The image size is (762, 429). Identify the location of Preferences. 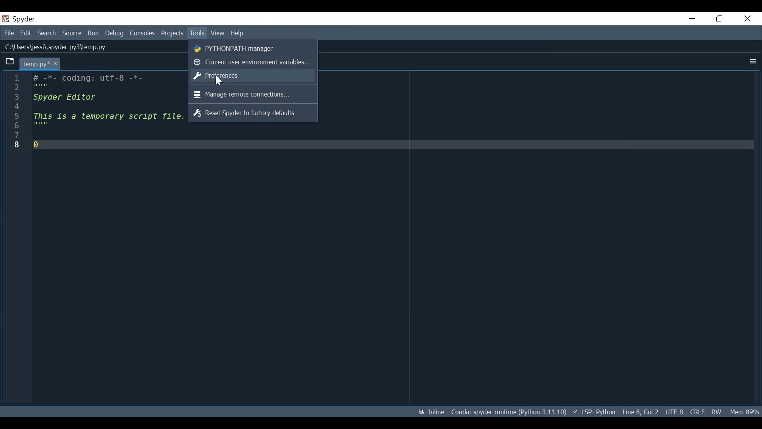
(252, 77).